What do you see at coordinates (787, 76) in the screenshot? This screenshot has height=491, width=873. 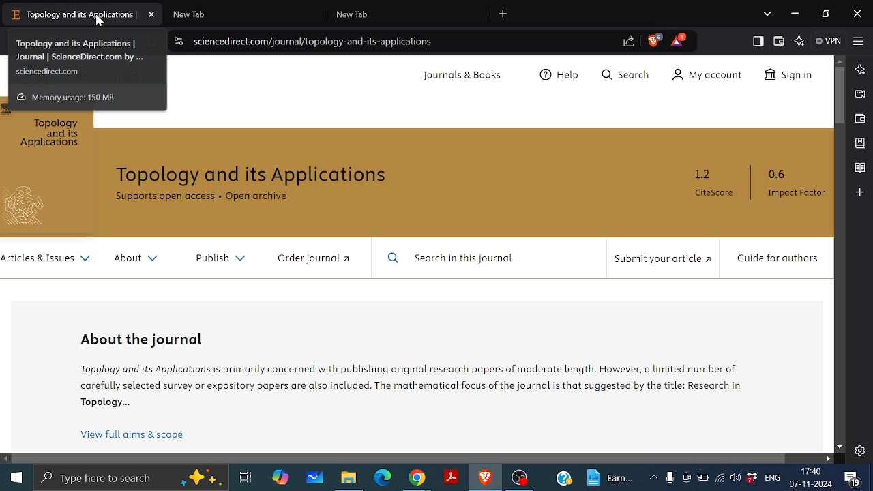 I see `fR signin` at bounding box center [787, 76].